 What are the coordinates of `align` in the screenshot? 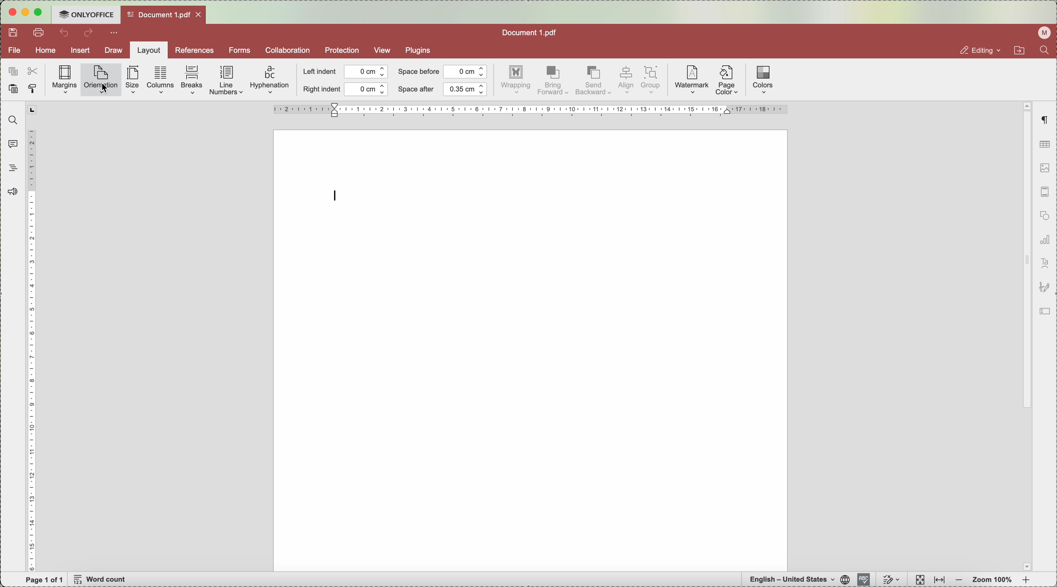 It's located at (625, 80).